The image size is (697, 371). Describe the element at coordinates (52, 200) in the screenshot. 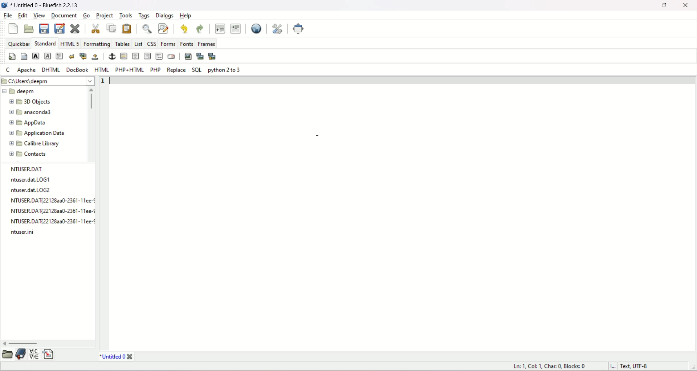

I see `file name` at that location.